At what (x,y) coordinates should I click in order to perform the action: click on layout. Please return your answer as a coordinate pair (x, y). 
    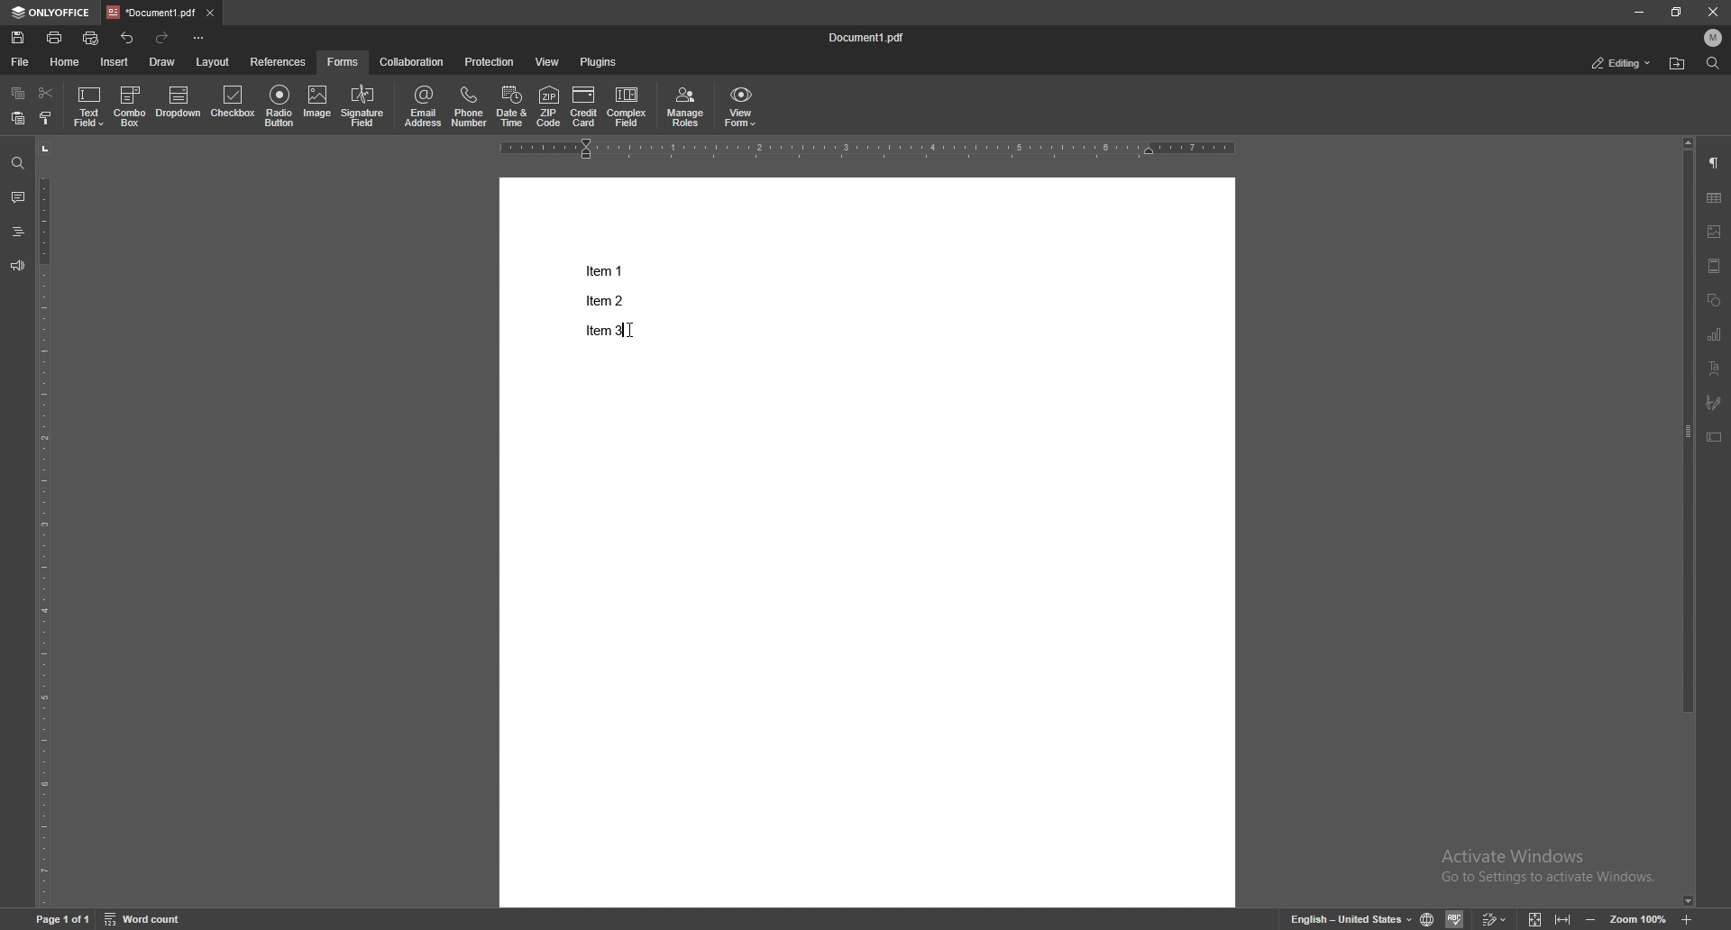
    Looking at the image, I should click on (213, 62).